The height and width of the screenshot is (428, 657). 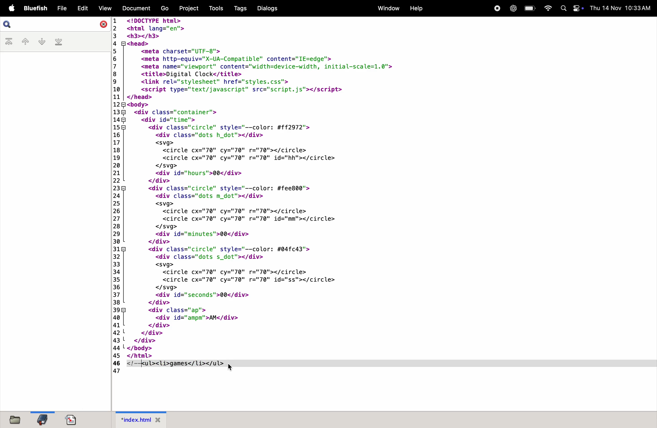 What do you see at coordinates (169, 368) in the screenshot?
I see `unordered list` at bounding box center [169, 368].